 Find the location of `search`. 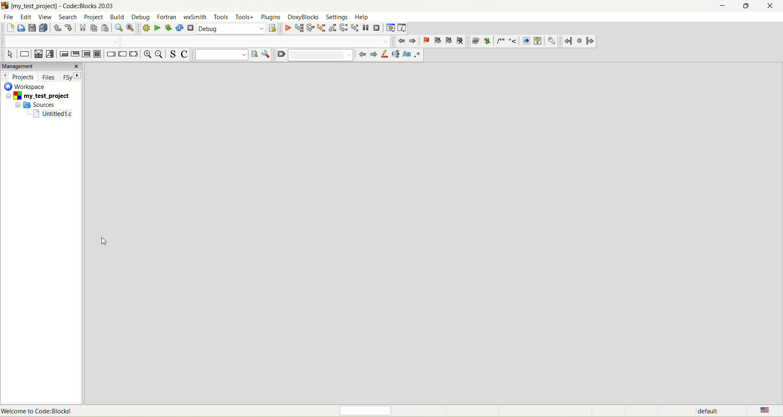

search is located at coordinates (70, 17).